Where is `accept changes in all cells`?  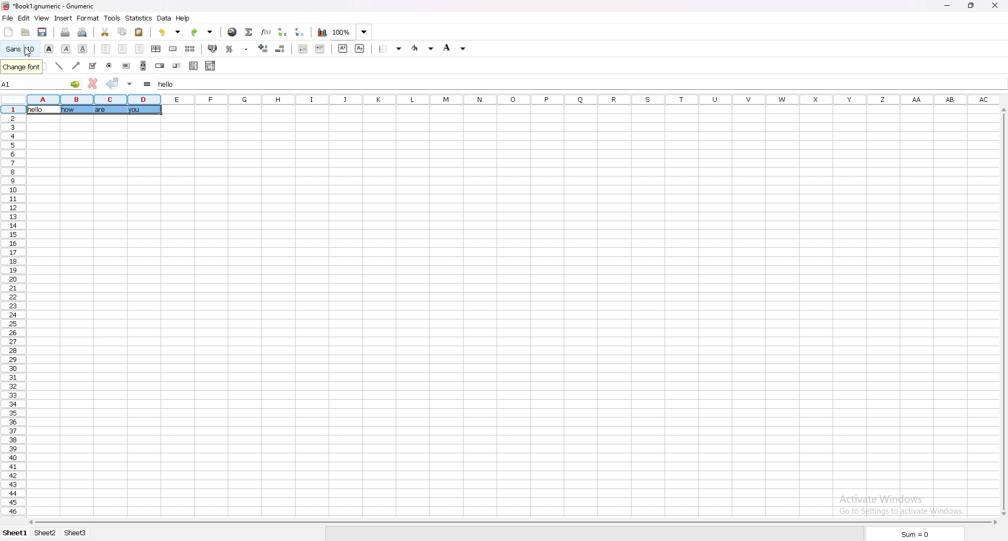
accept changes in all cells is located at coordinates (130, 84).